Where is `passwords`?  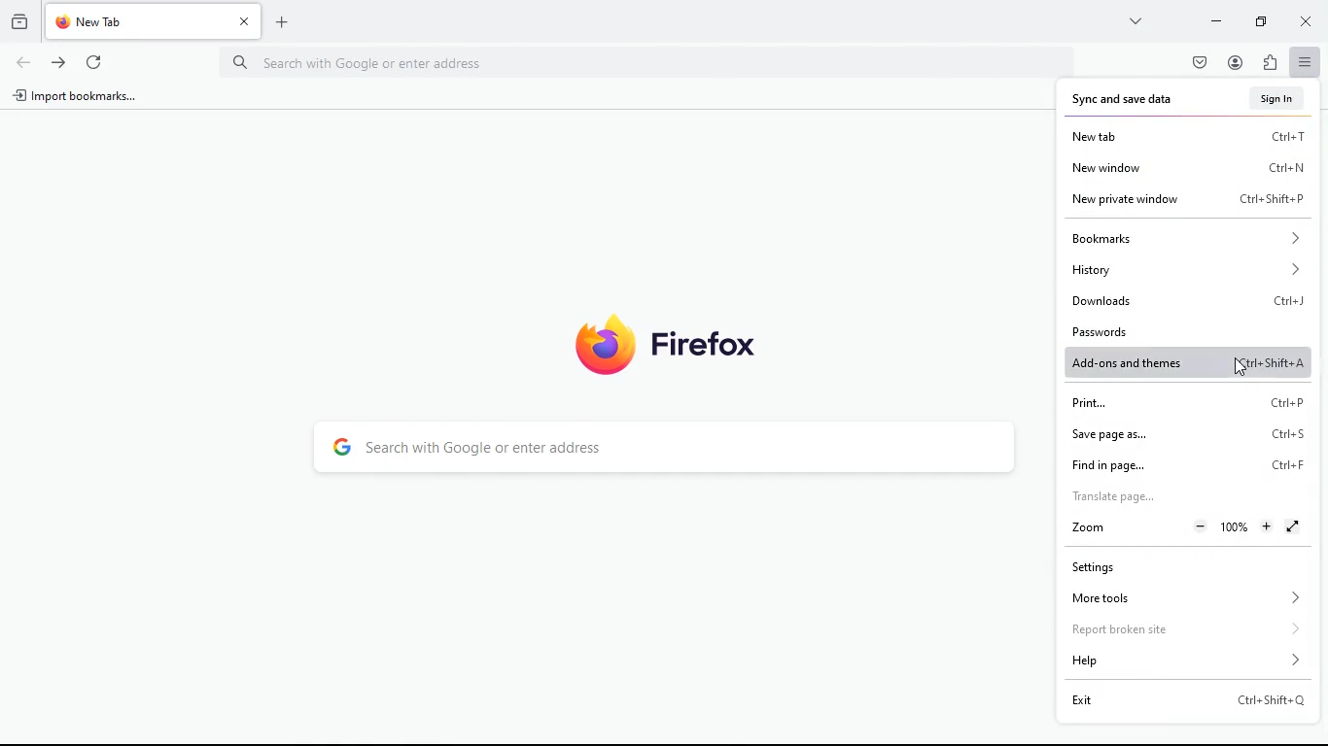 passwords is located at coordinates (1178, 330).